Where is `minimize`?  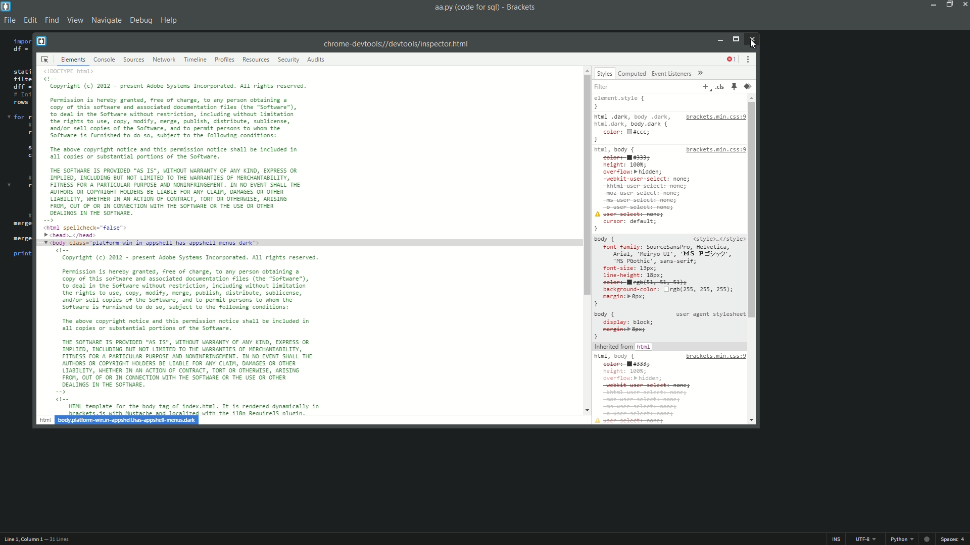 minimize is located at coordinates (720, 39).